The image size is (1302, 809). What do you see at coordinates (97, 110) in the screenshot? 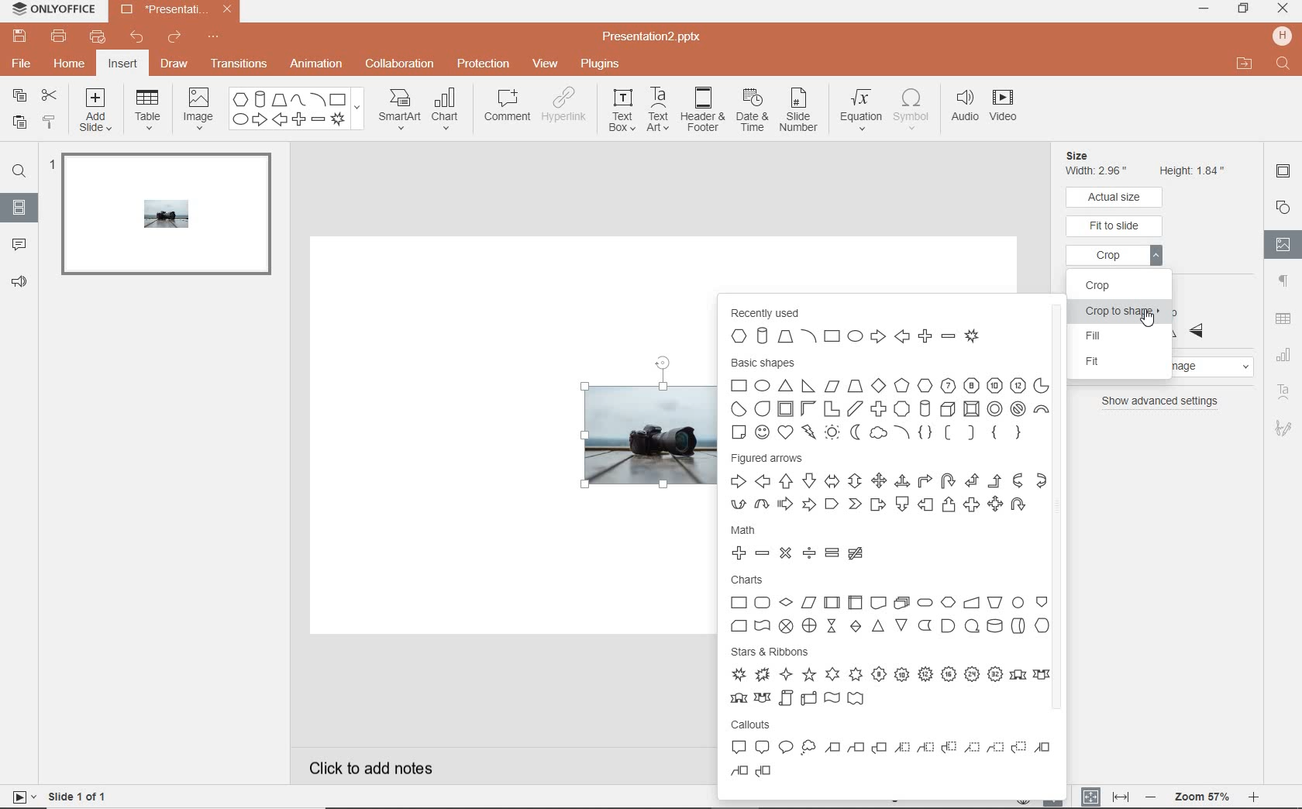
I see `add slide` at bounding box center [97, 110].